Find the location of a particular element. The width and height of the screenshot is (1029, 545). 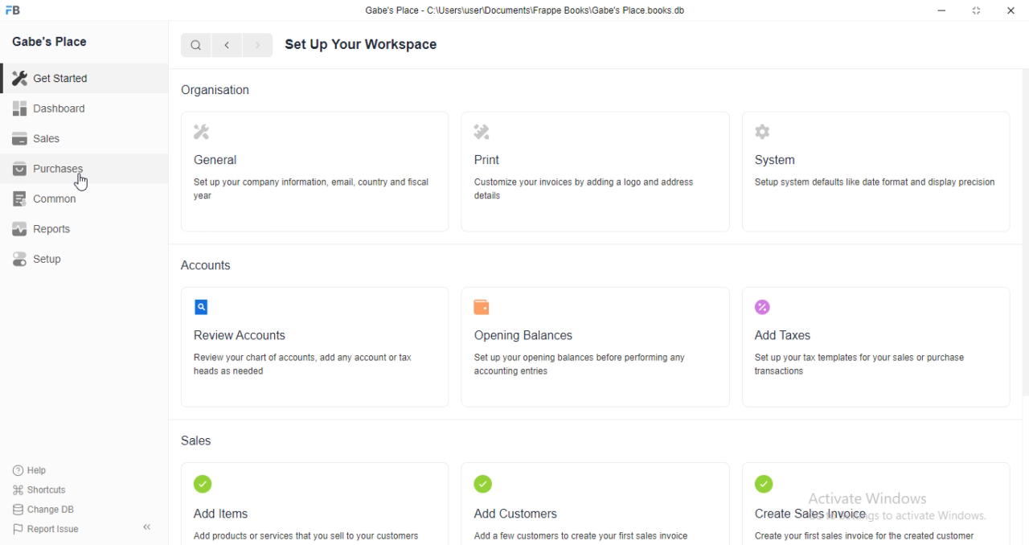

icon is located at coordinates (765, 307).